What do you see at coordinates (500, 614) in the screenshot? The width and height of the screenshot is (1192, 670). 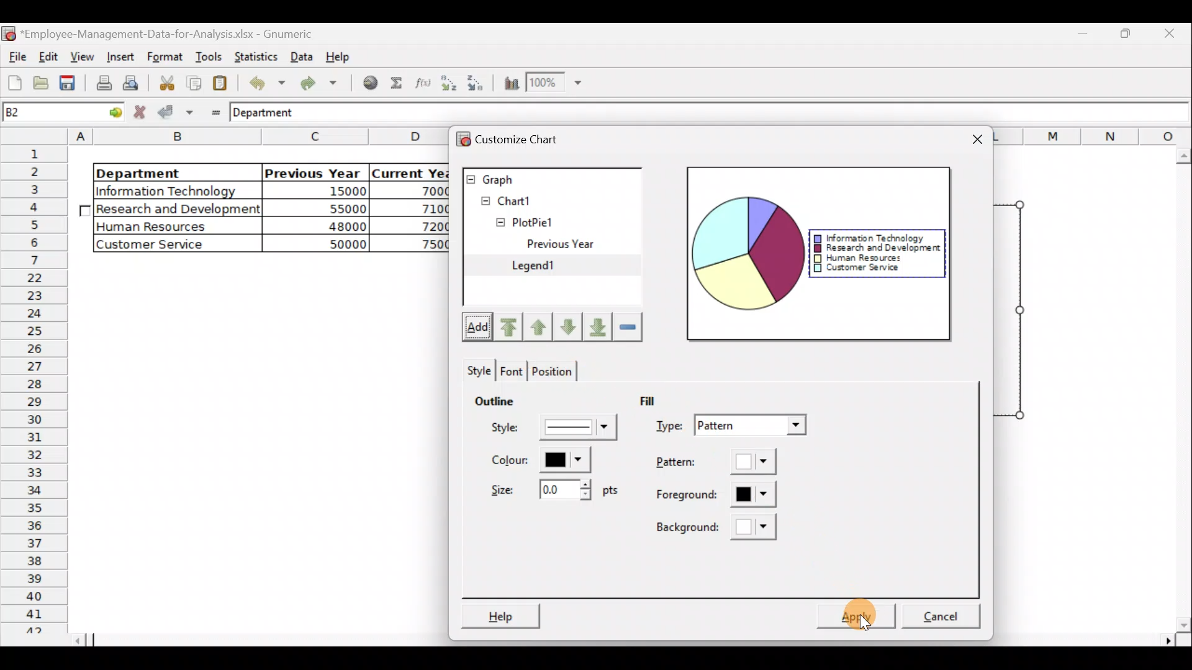 I see `Help` at bounding box center [500, 614].